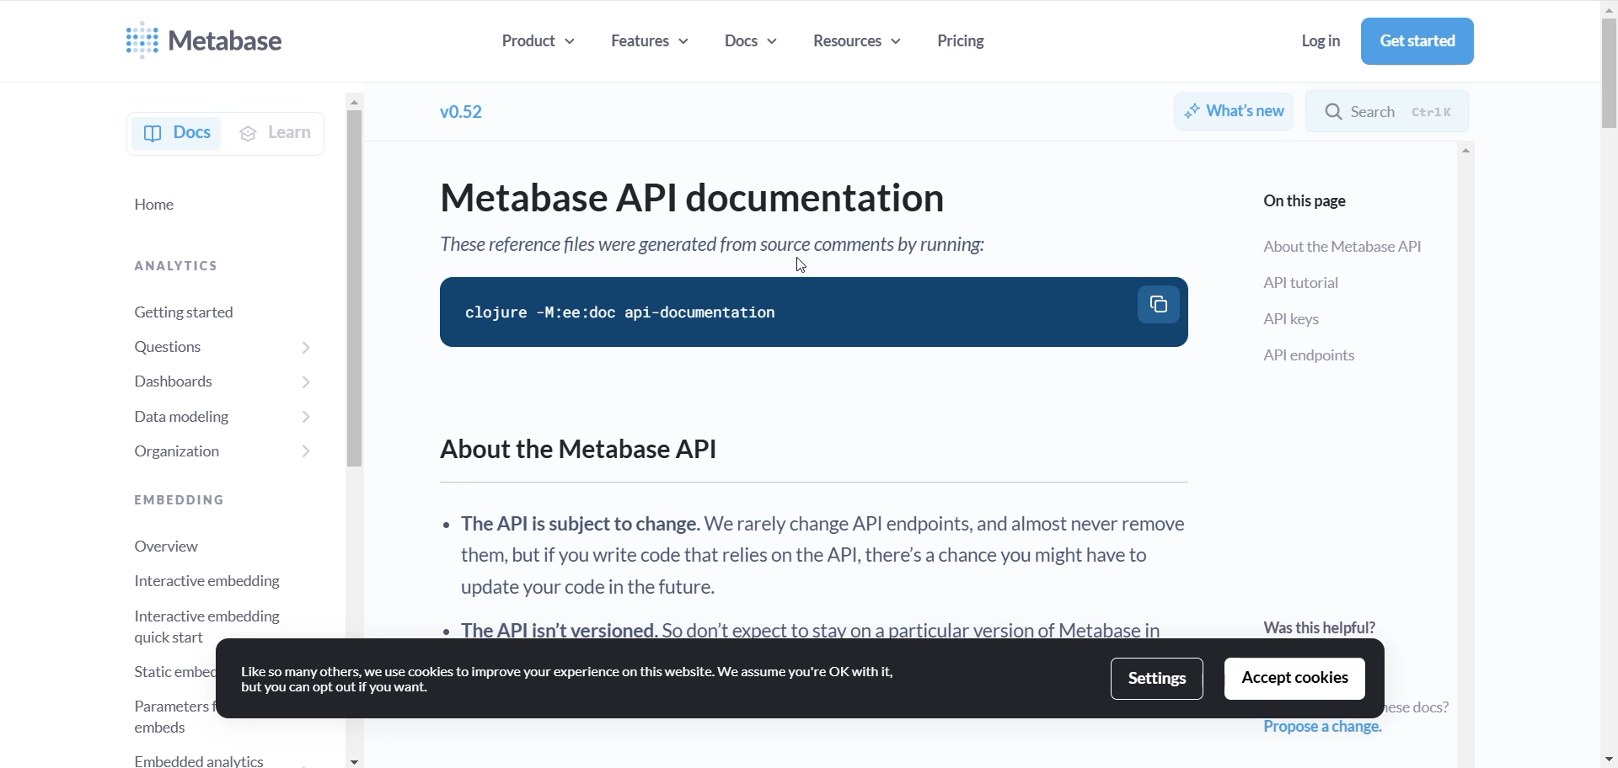  I want to click on move up, so click(356, 103).